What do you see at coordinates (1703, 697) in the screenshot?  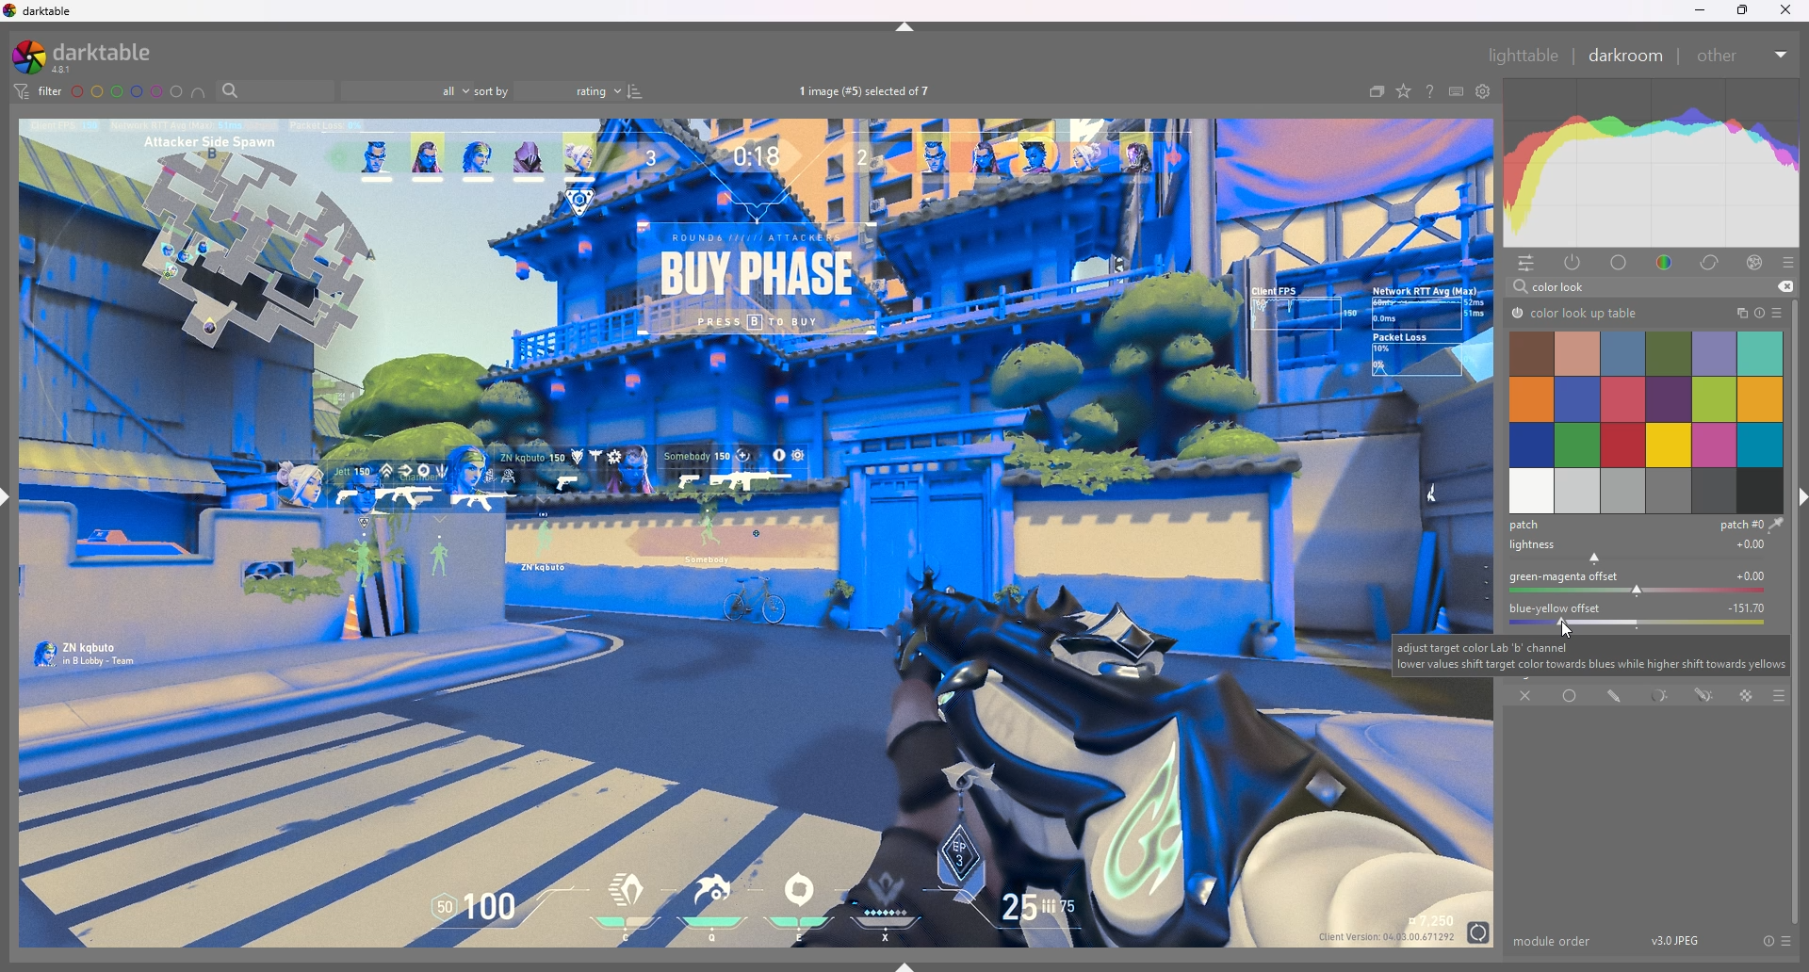 I see `drawn and parametric mask` at bounding box center [1703, 697].